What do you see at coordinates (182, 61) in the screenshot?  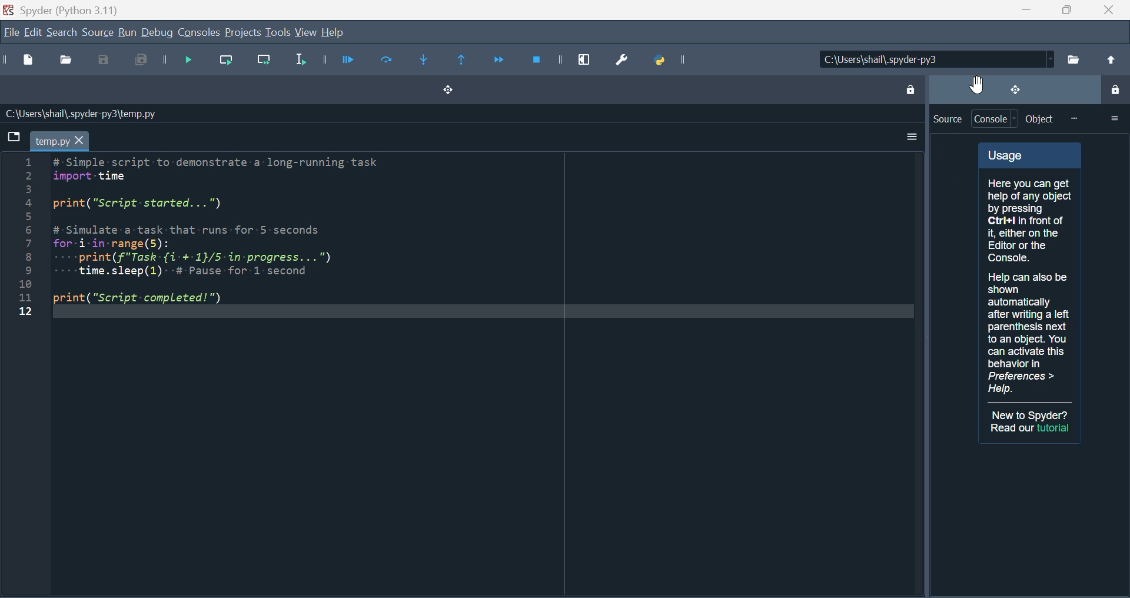 I see `Debug file` at bounding box center [182, 61].